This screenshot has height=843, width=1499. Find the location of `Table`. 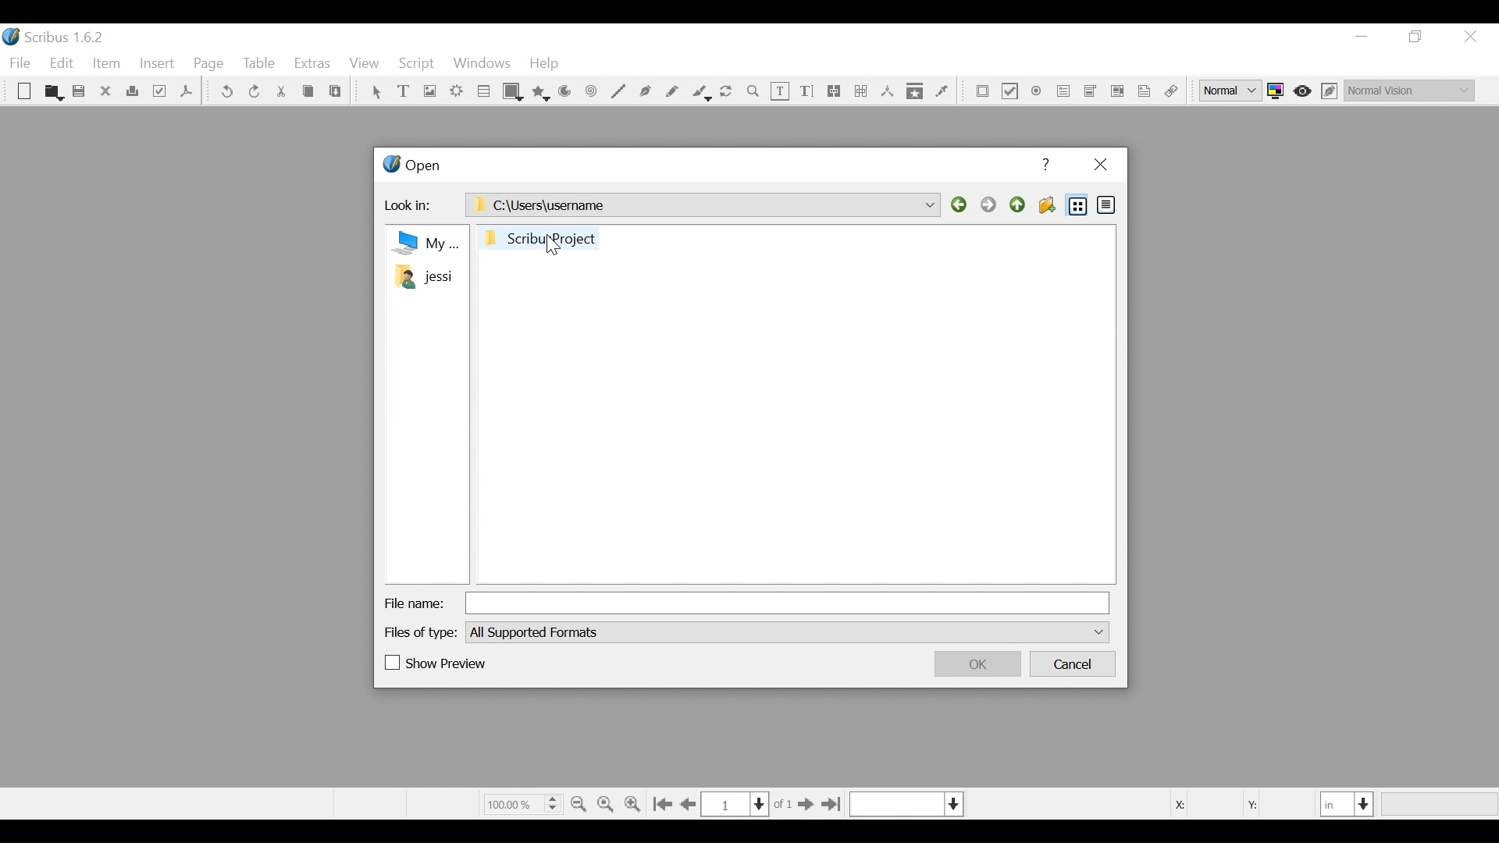

Table is located at coordinates (260, 65).